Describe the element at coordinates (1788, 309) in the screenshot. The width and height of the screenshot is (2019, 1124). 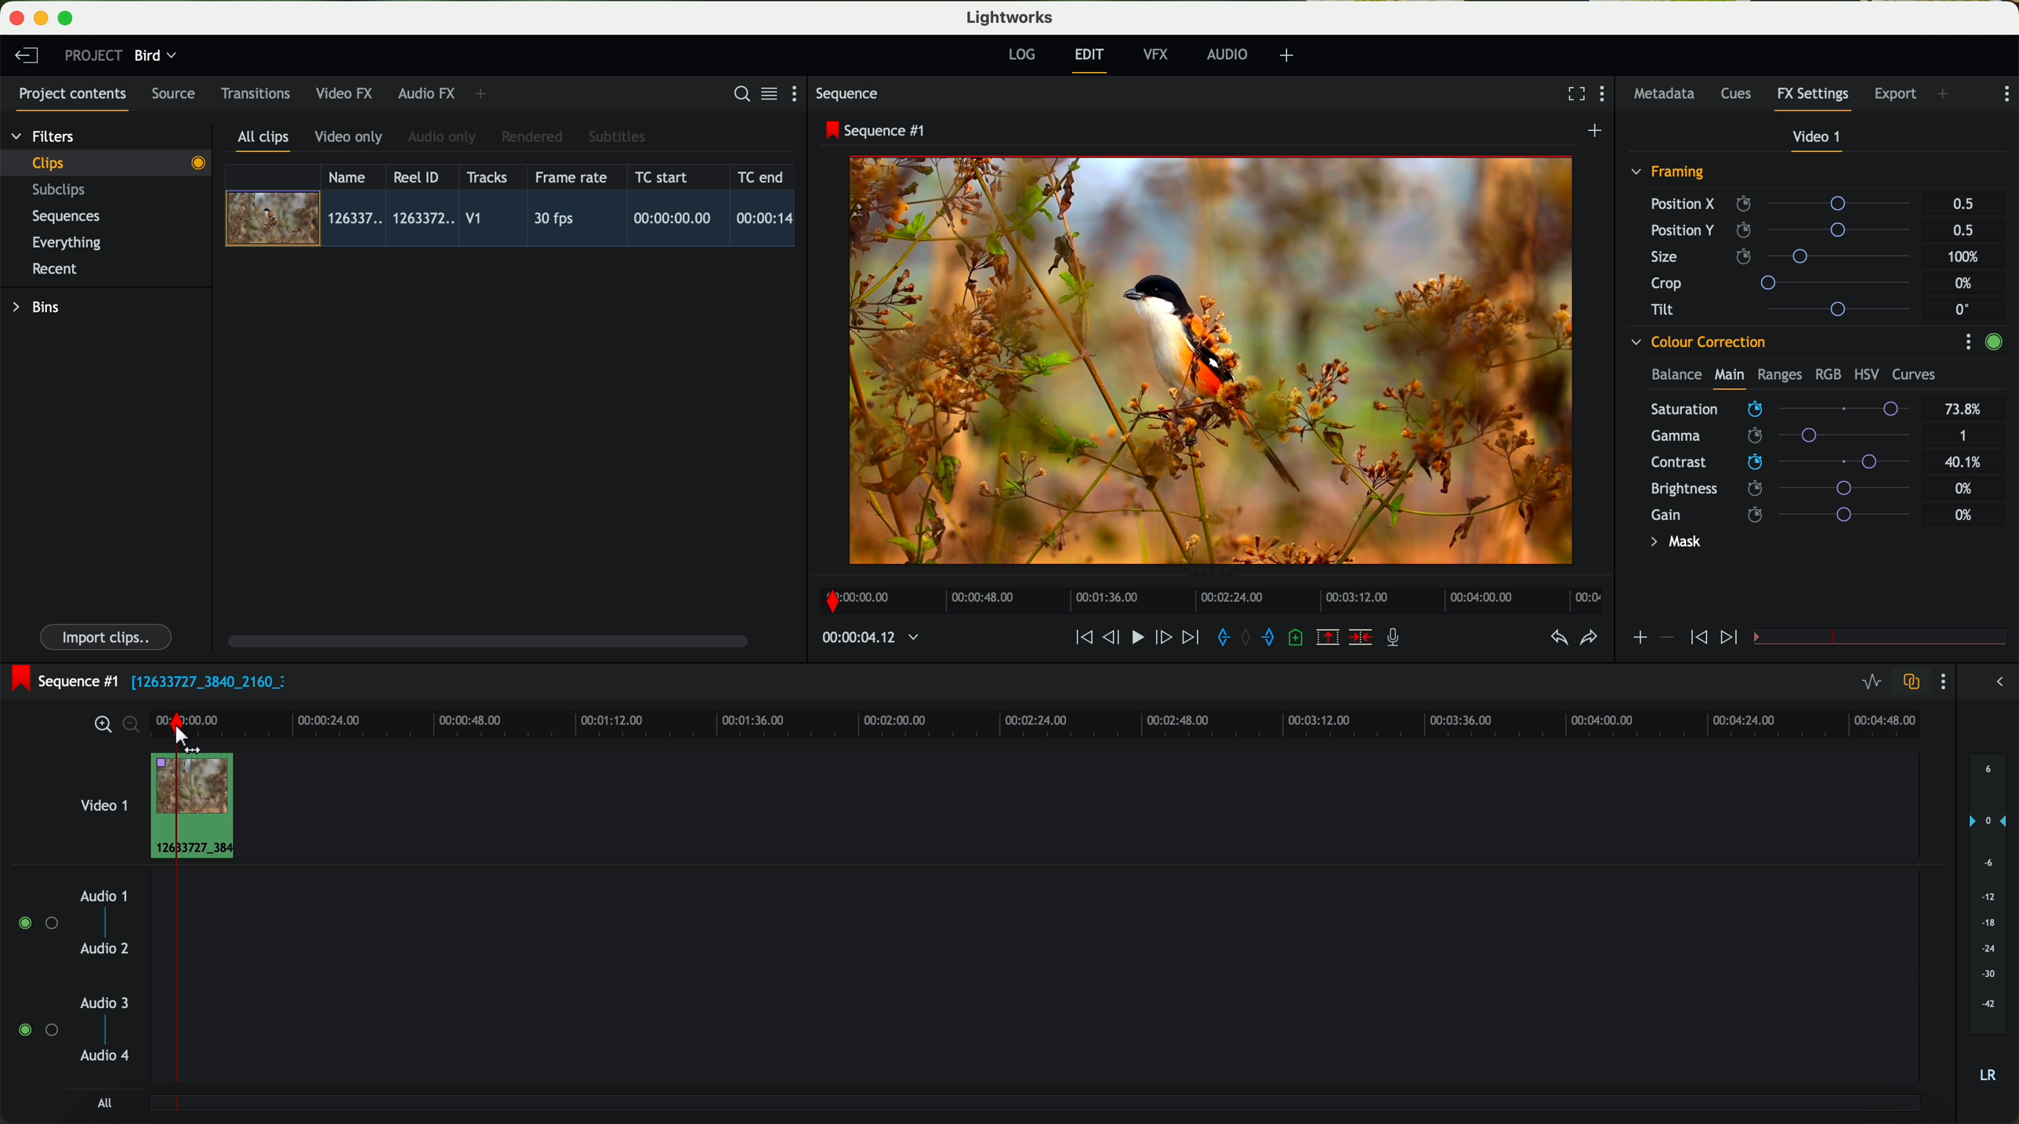
I see `tilt` at that location.